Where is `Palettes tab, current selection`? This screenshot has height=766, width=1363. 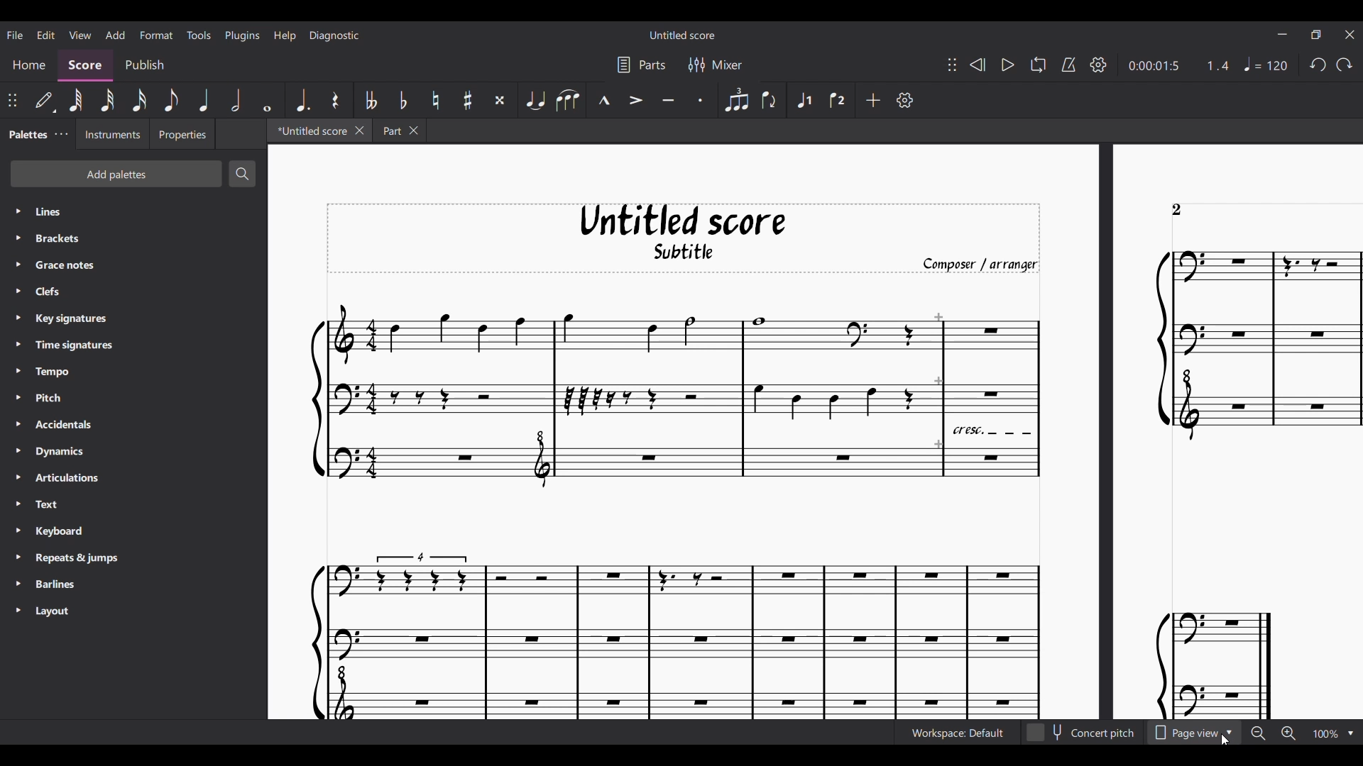 Palettes tab, current selection is located at coordinates (27, 135).